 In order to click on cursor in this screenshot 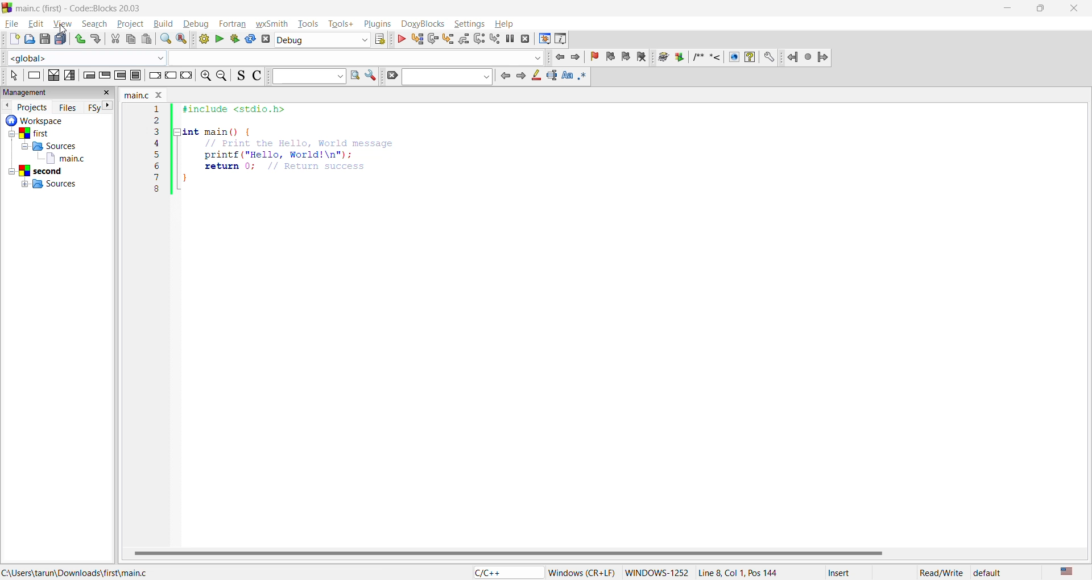, I will do `click(64, 30)`.